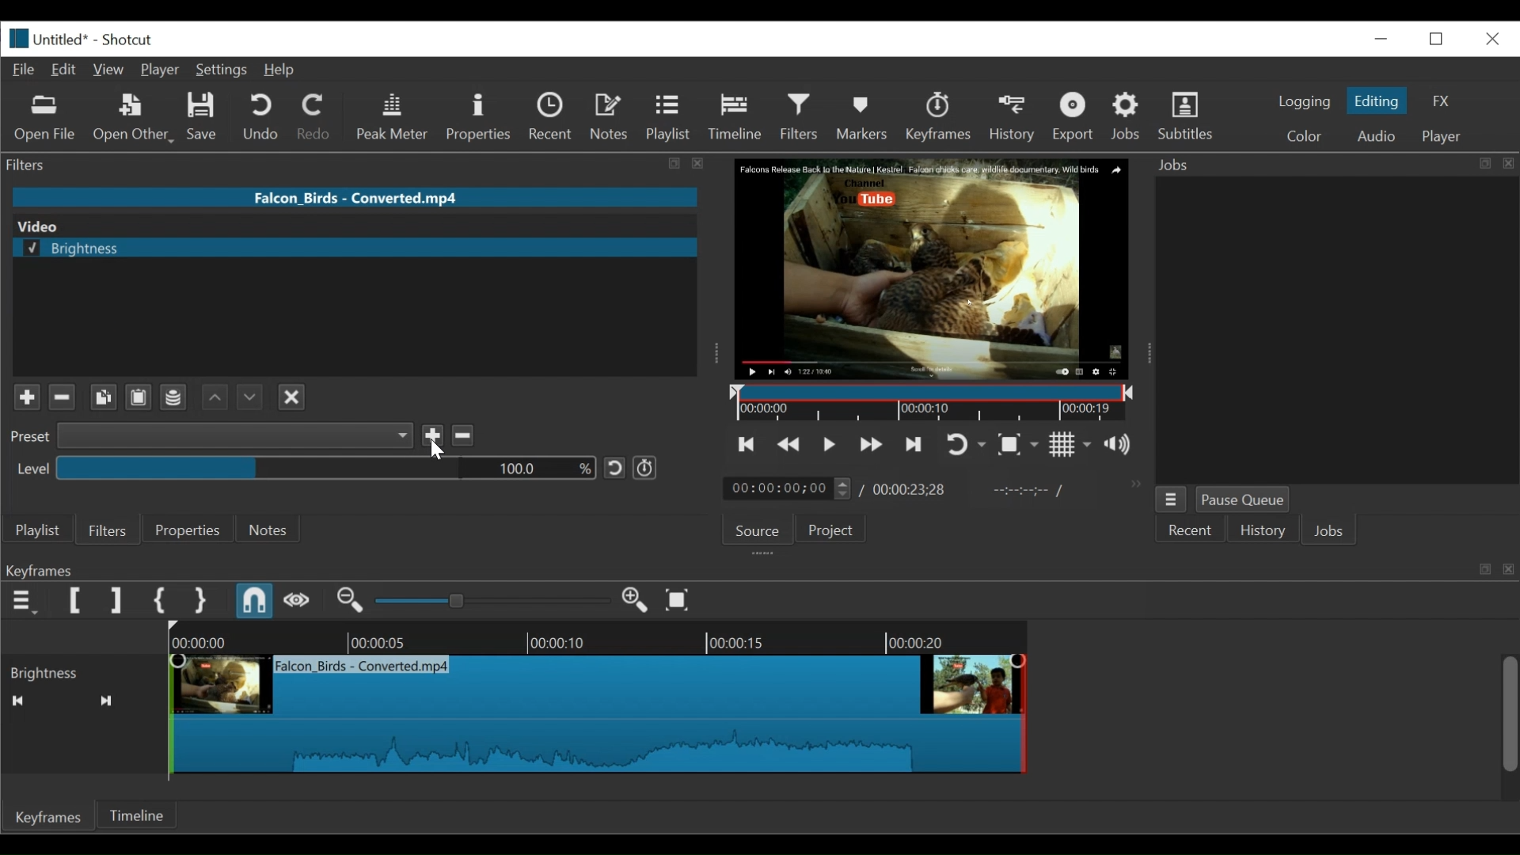 The height and width of the screenshot is (855, 1520). Describe the element at coordinates (136, 814) in the screenshot. I see `Timeline` at that location.